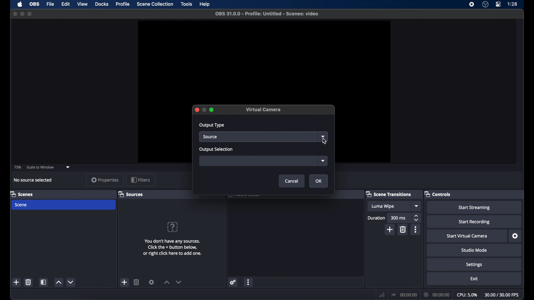 Image resolution: width=534 pixels, height=300 pixels. What do you see at coordinates (467, 295) in the screenshot?
I see `cpu` at bounding box center [467, 295].